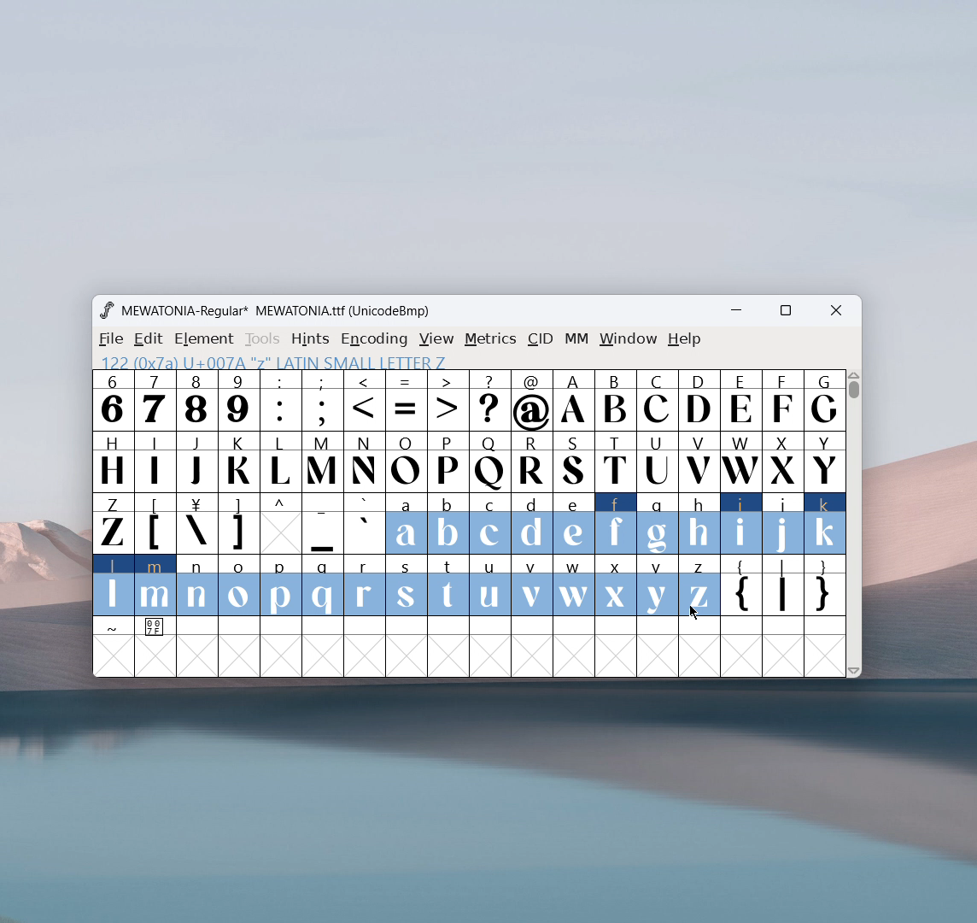  What do you see at coordinates (658, 522) in the screenshot?
I see `g` at bounding box center [658, 522].